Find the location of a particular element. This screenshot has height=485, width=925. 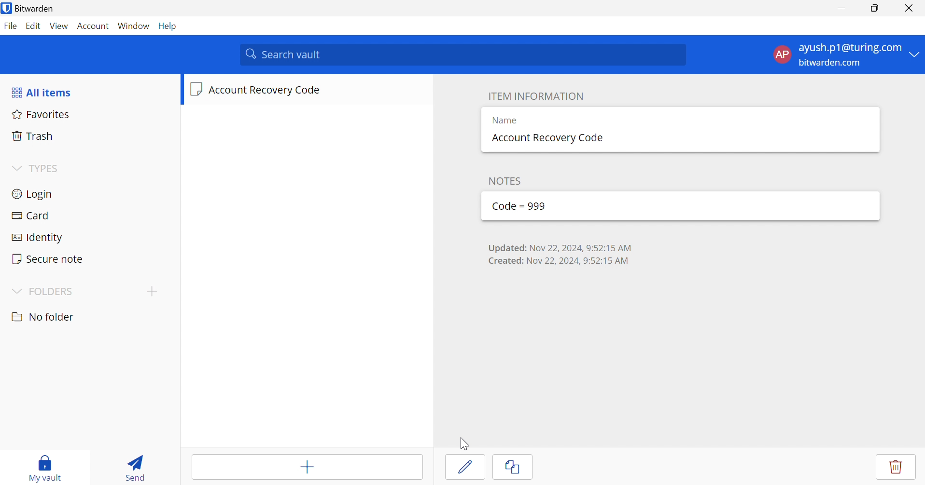

Clone is located at coordinates (511, 467).